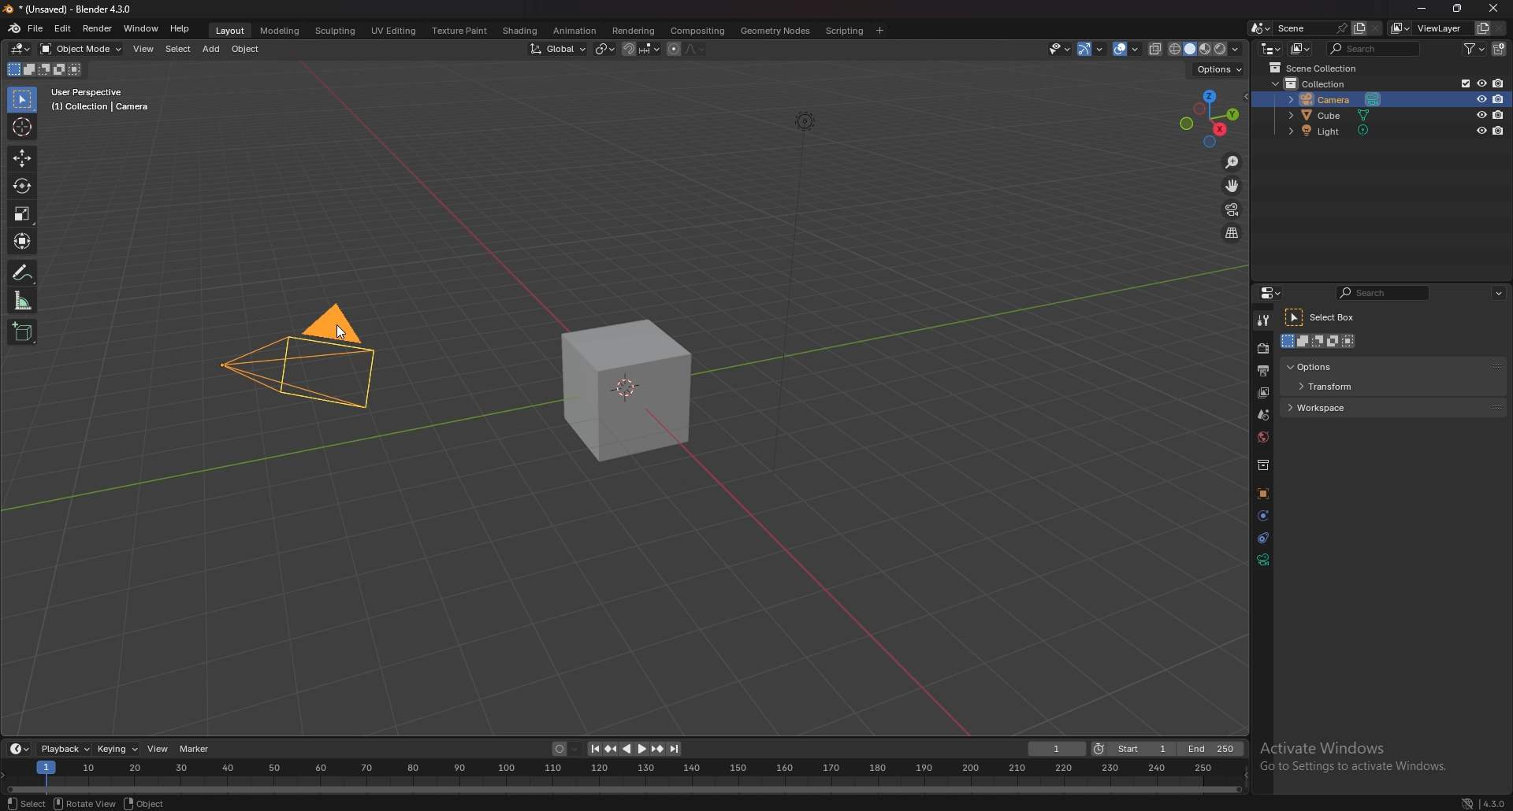 The height and width of the screenshot is (811, 1513). I want to click on scene, so click(1309, 28).